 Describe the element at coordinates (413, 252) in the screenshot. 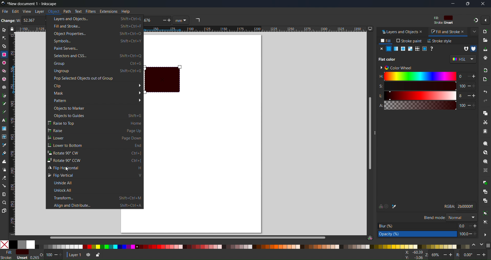

I see `X: -60.39` at that location.